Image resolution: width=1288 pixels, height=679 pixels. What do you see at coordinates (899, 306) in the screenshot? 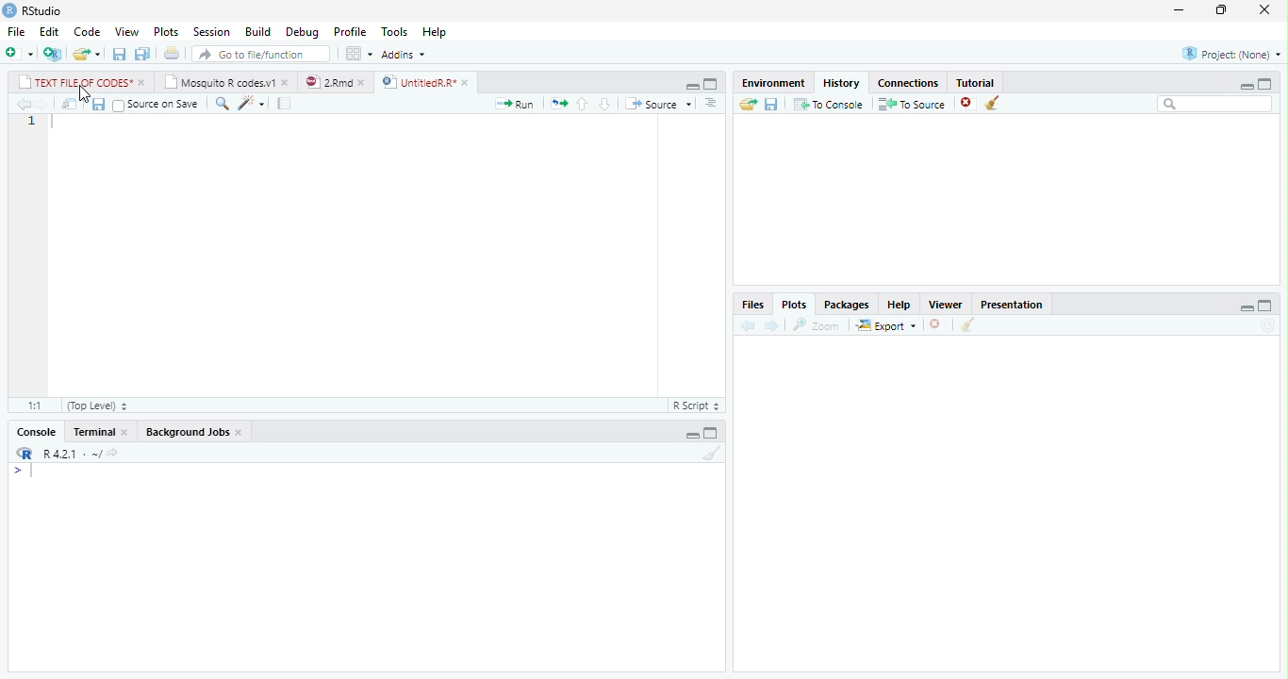
I see `Help` at bounding box center [899, 306].